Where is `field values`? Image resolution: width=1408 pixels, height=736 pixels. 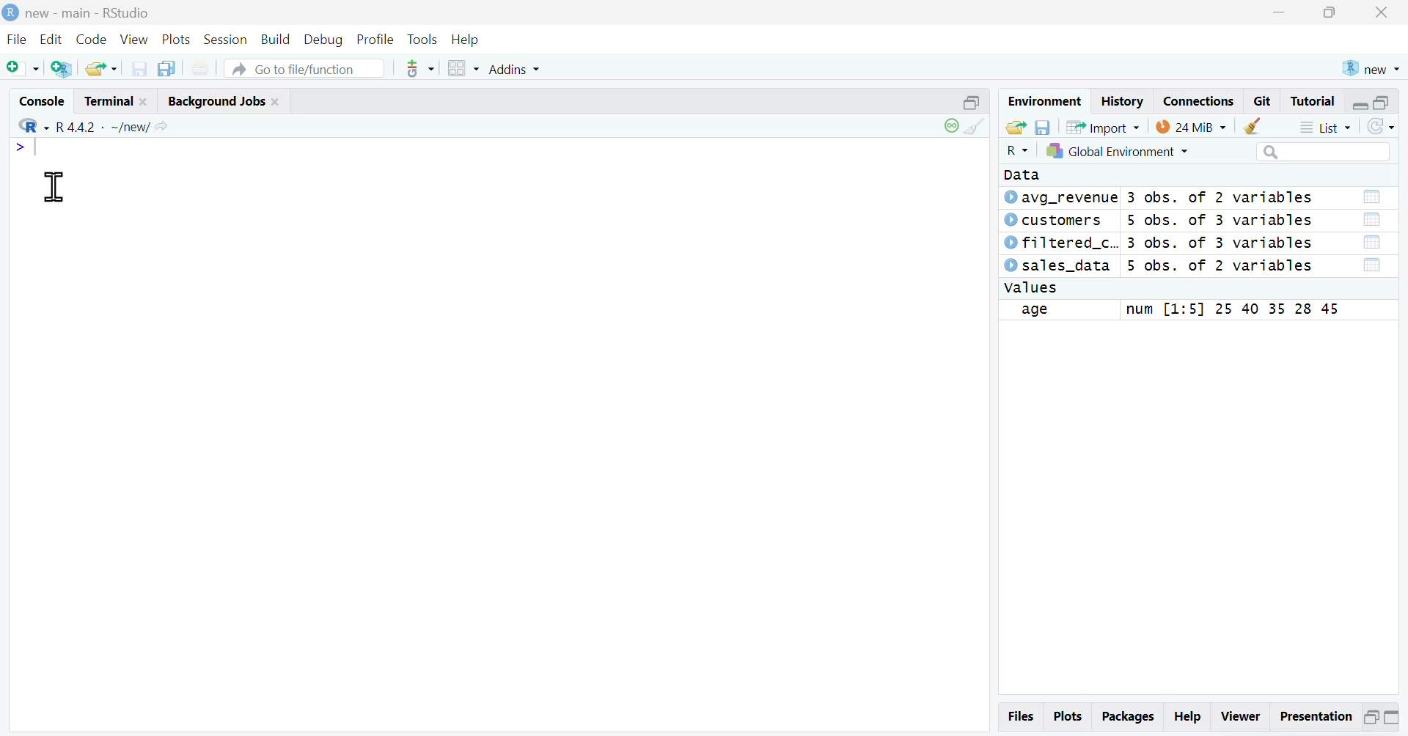 field values is located at coordinates (1229, 310).